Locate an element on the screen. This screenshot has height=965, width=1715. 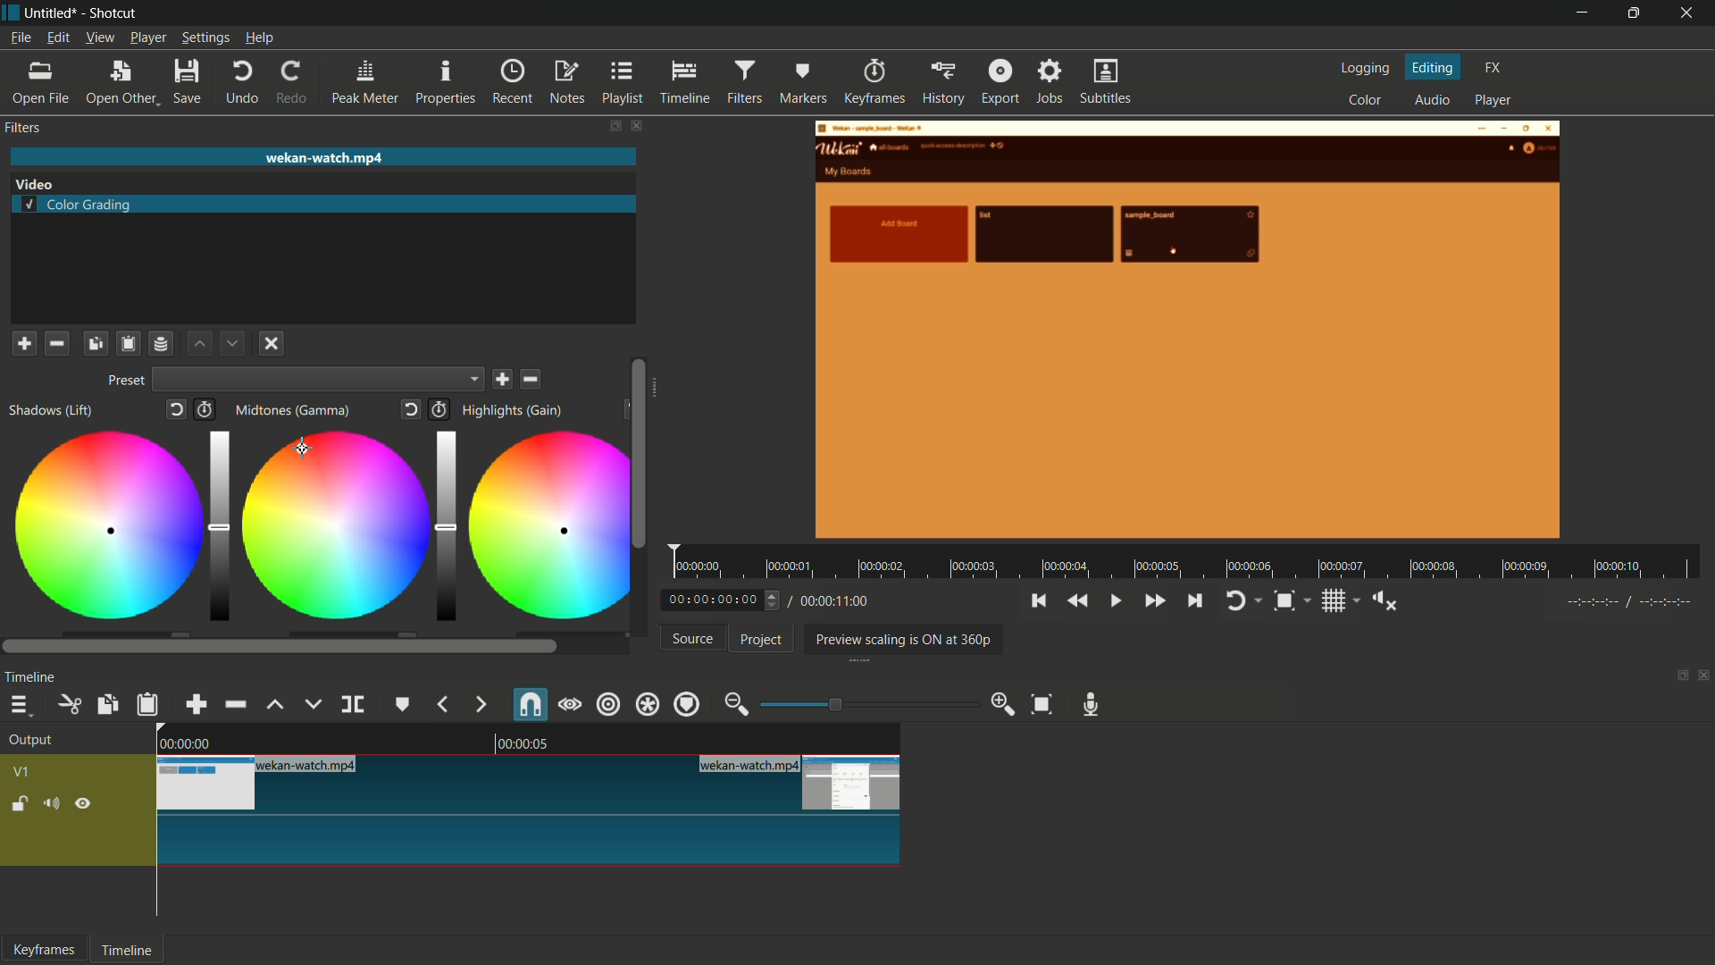
toggle grid is located at coordinates (1342, 600).